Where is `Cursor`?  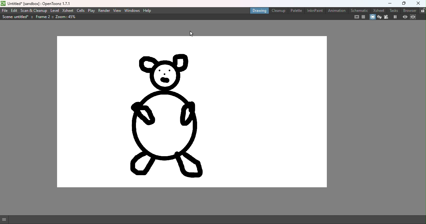 Cursor is located at coordinates (191, 34).